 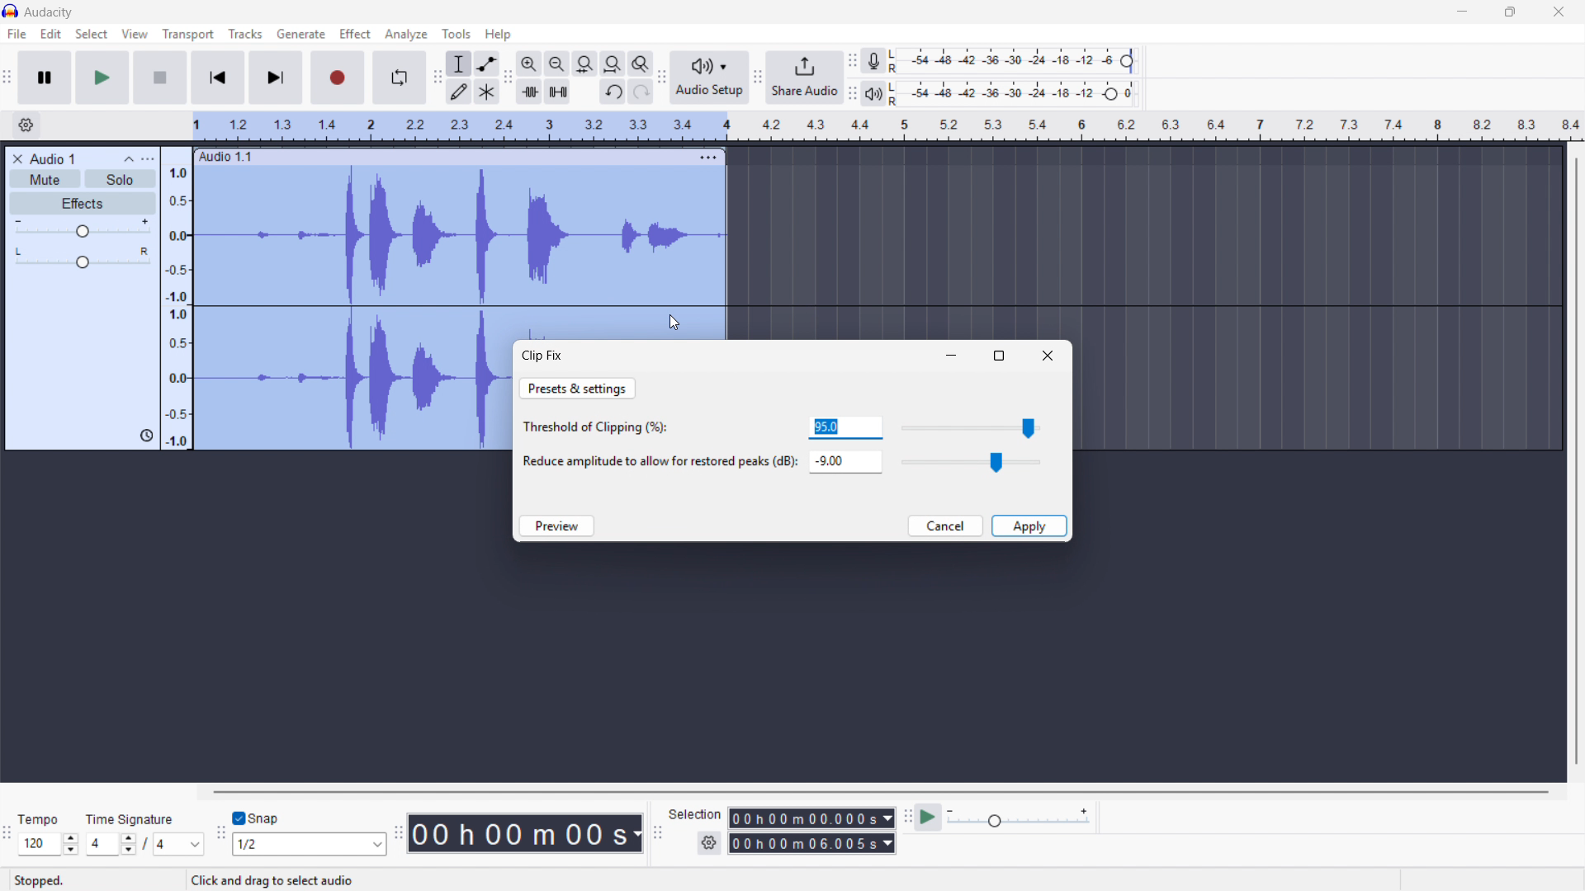 What do you see at coordinates (811, 844) in the screenshot?
I see `selection end time` at bounding box center [811, 844].